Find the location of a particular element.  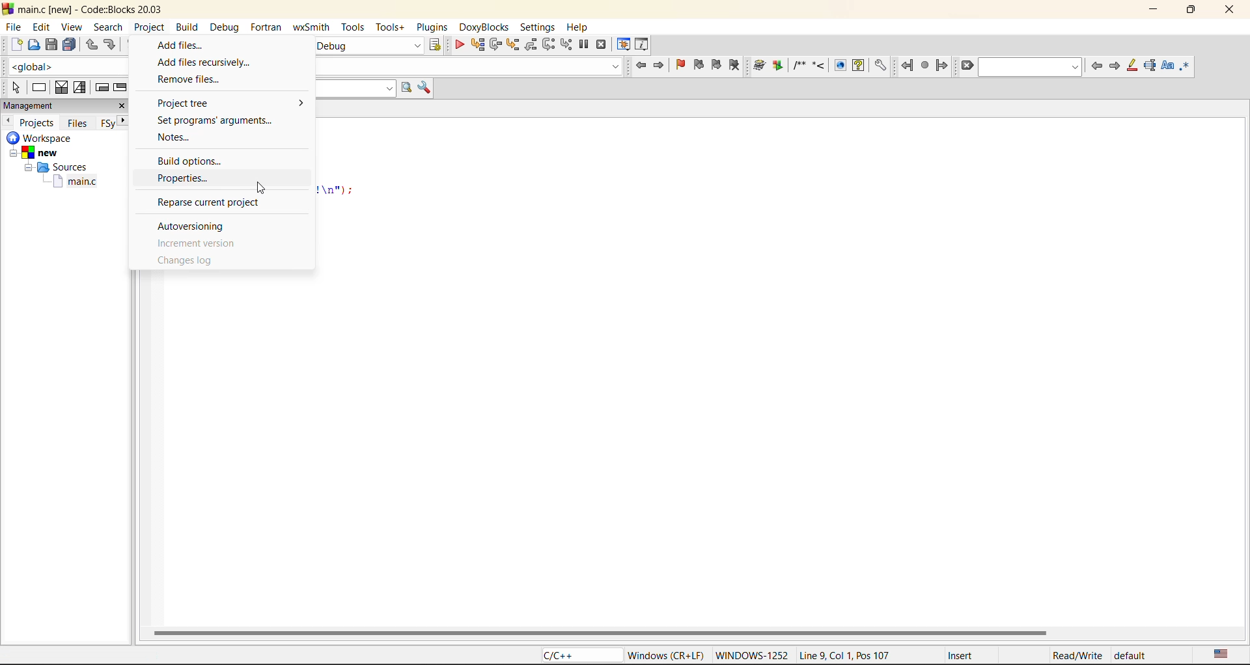

add files is located at coordinates (184, 43).